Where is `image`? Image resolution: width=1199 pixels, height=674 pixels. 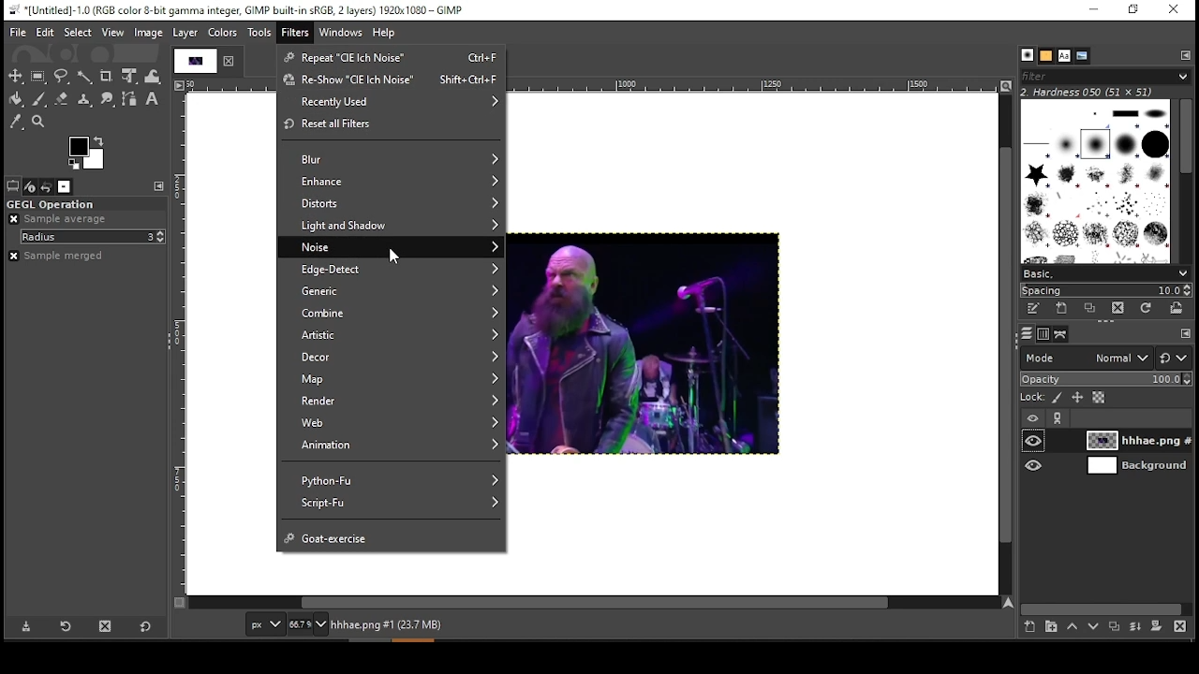 image is located at coordinates (149, 32).